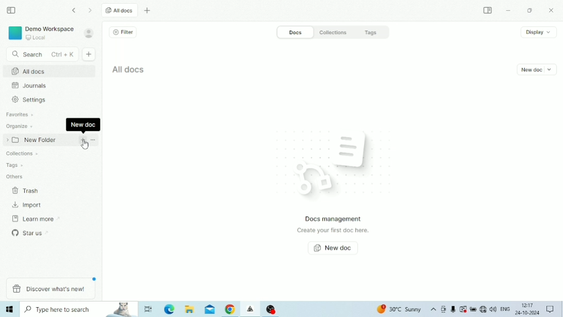 The width and height of the screenshot is (563, 317). Describe the element at coordinates (230, 310) in the screenshot. I see `Google Chrome` at that location.